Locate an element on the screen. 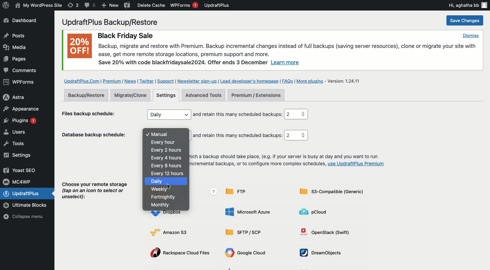 The height and width of the screenshot is (270, 490). Posts is located at coordinates (14, 36).